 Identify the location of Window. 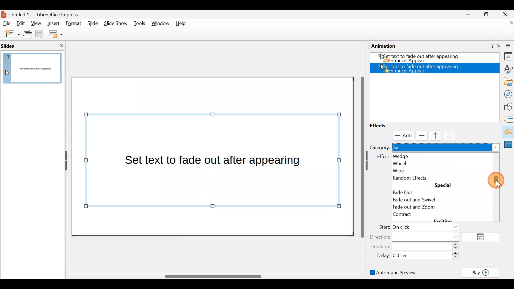
(161, 25).